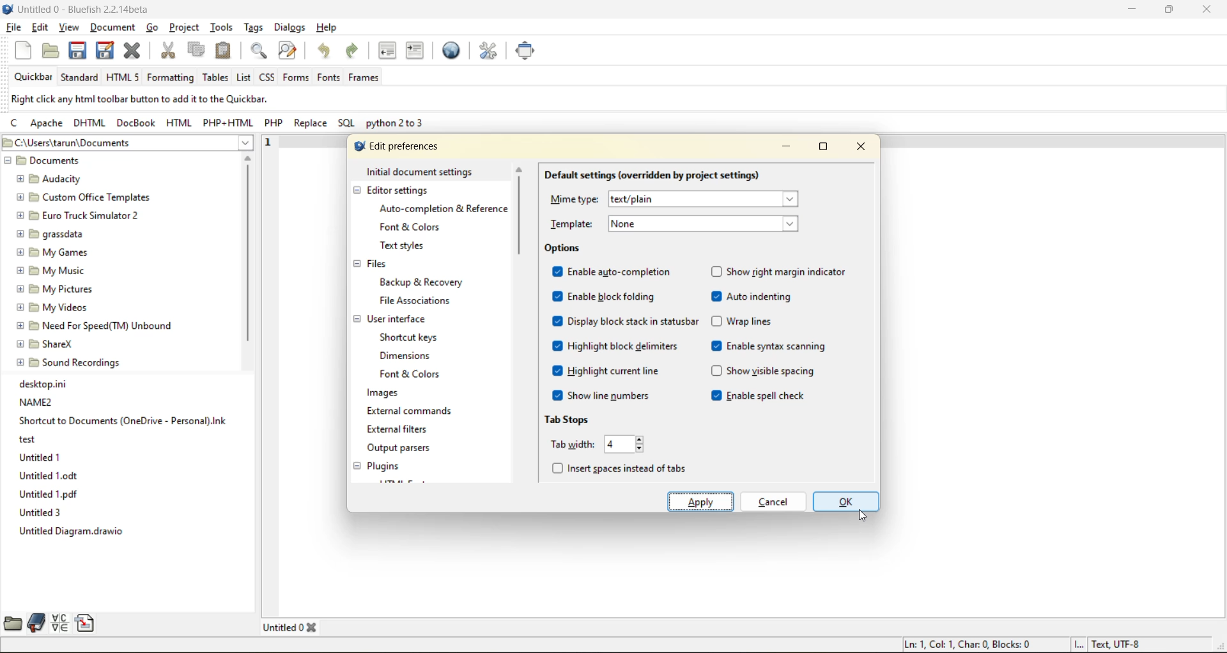 The width and height of the screenshot is (1227, 653). Describe the element at coordinates (397, 145) in the screenshot. I see `edit preferences` at that location.